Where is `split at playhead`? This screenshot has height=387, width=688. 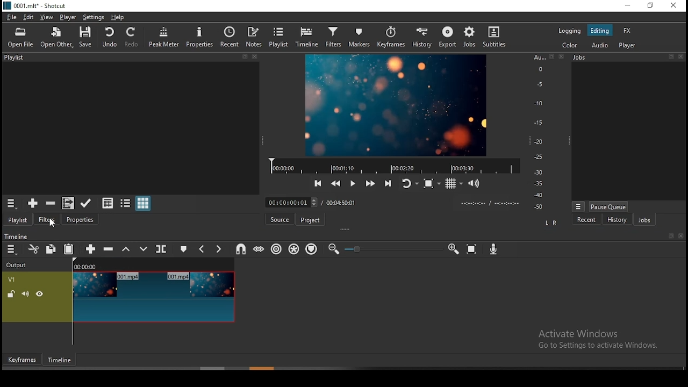
split at playhead is located at coordinates (161, 249).